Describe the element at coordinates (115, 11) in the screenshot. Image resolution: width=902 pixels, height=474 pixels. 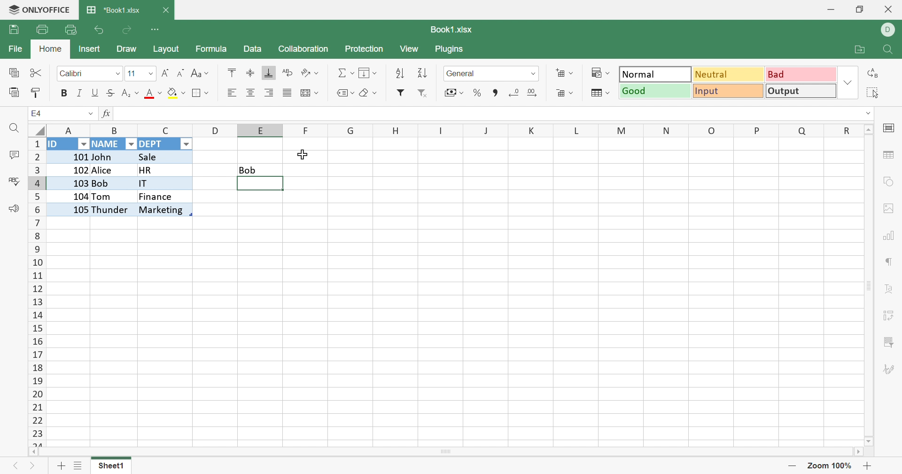
I see `*Book1.xlsx` at that location.